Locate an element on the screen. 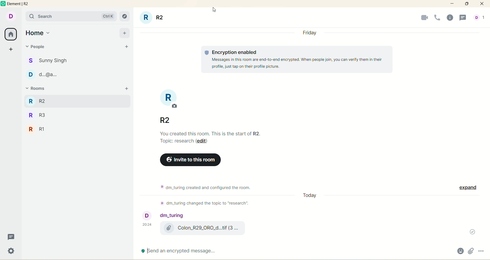 Image resolution: width=490 pixels, height=260 pixels. video call is located at coordinates (423, 18).